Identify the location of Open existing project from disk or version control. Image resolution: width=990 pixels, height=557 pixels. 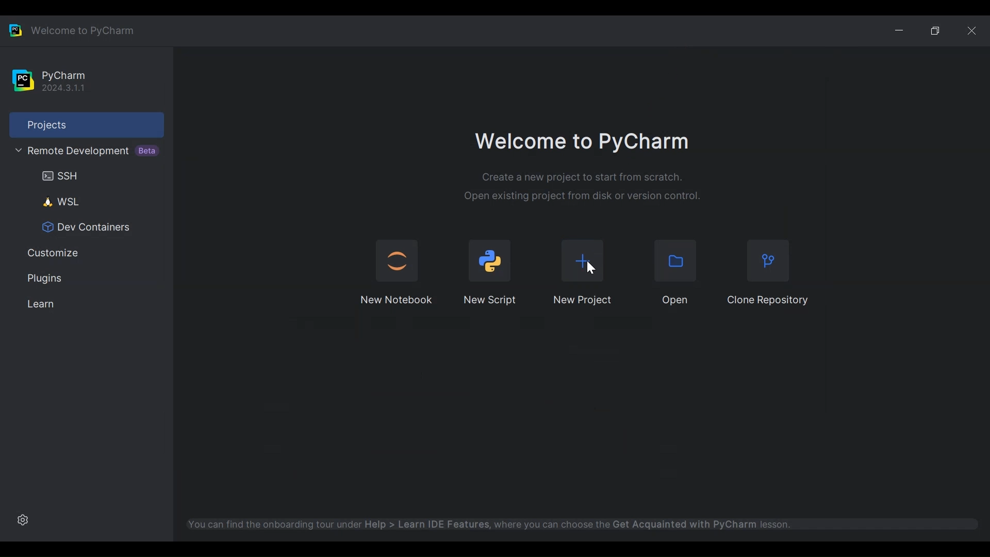
(583, 196).